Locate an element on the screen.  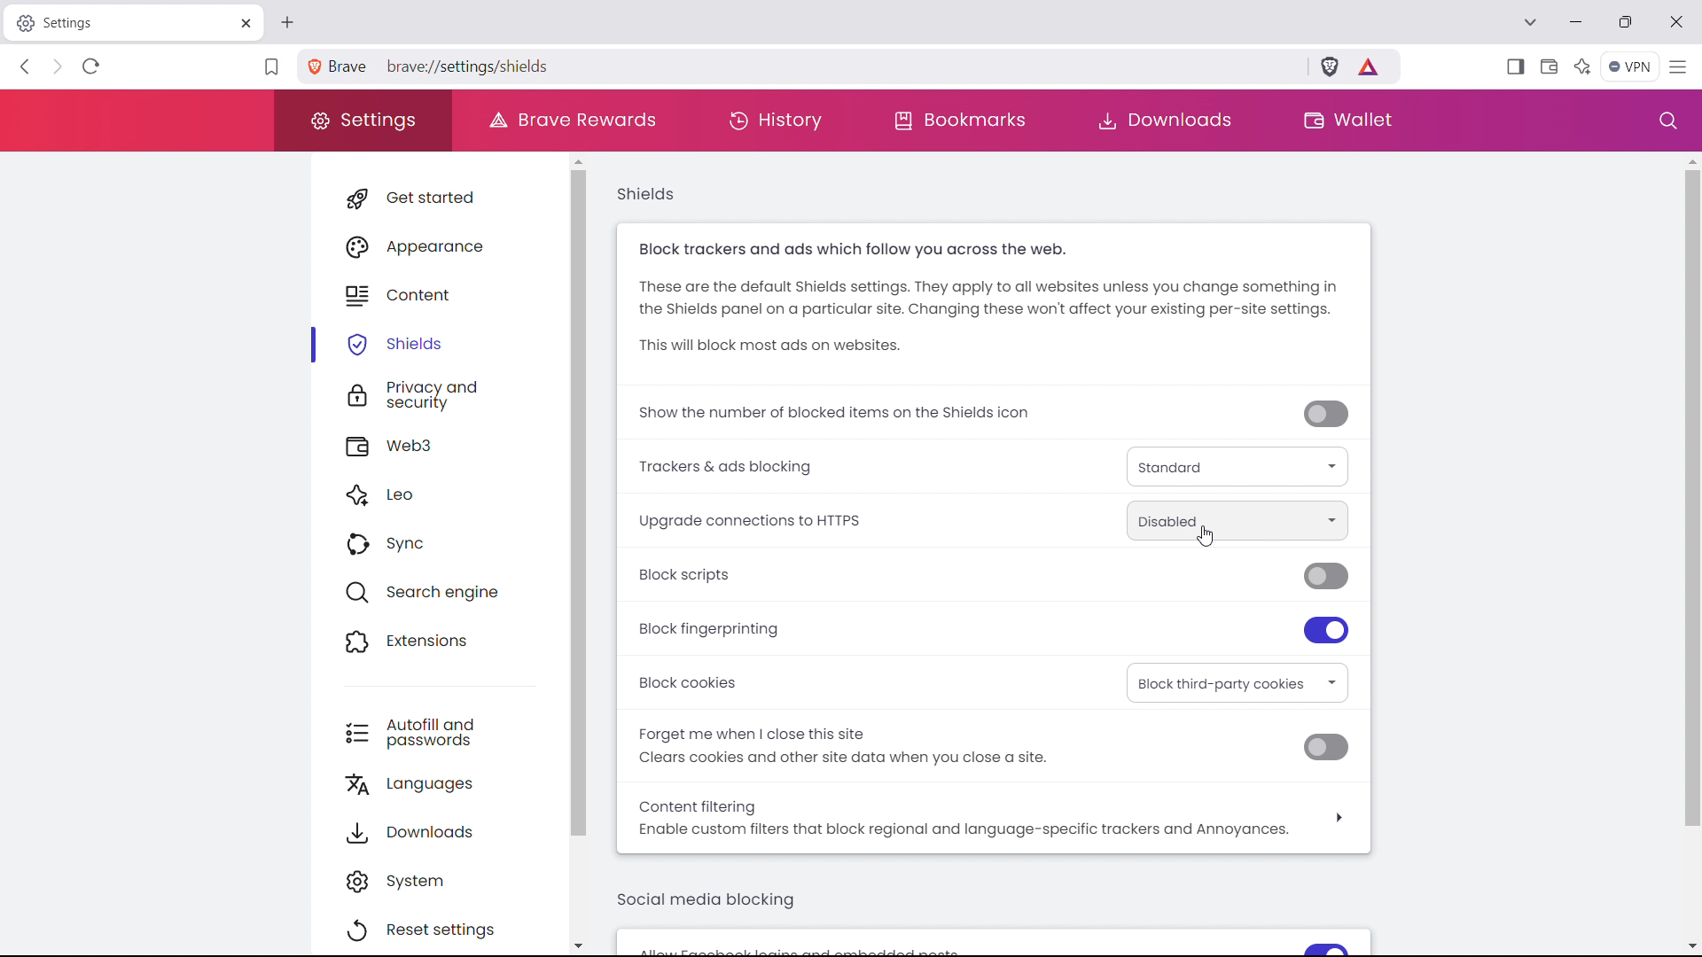
search is located at coordinates (1667, 121).